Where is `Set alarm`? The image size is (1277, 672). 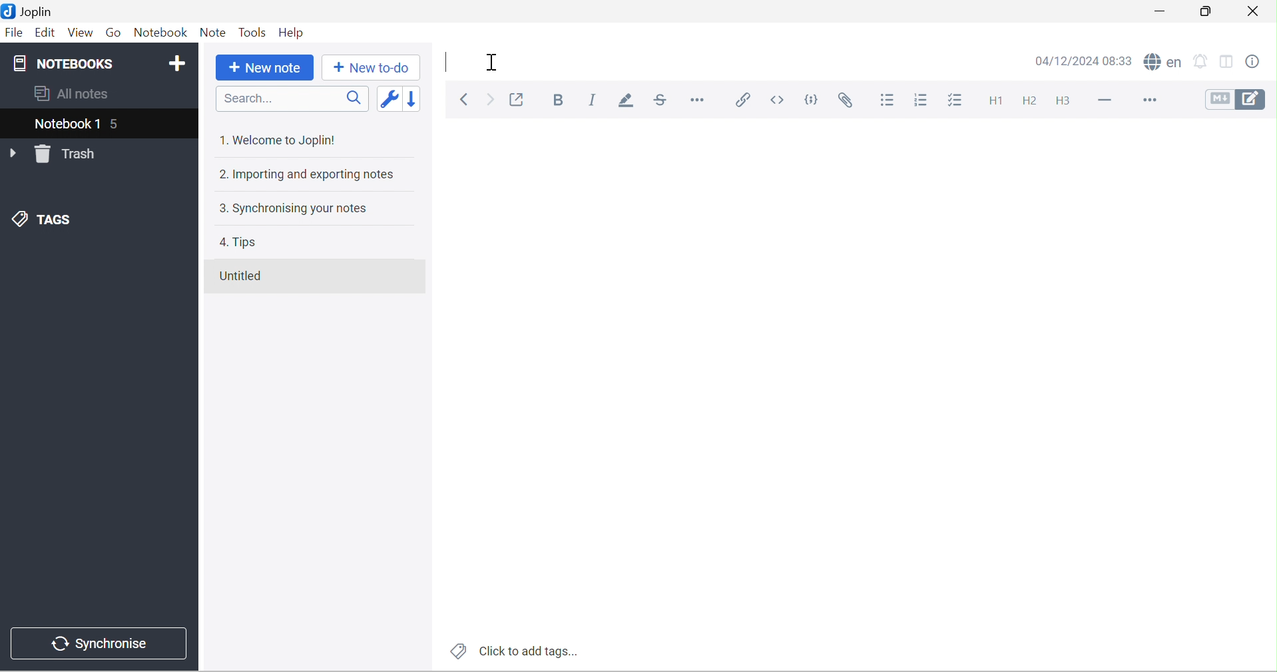 Set alarm is located at coordinates (1202, 63).